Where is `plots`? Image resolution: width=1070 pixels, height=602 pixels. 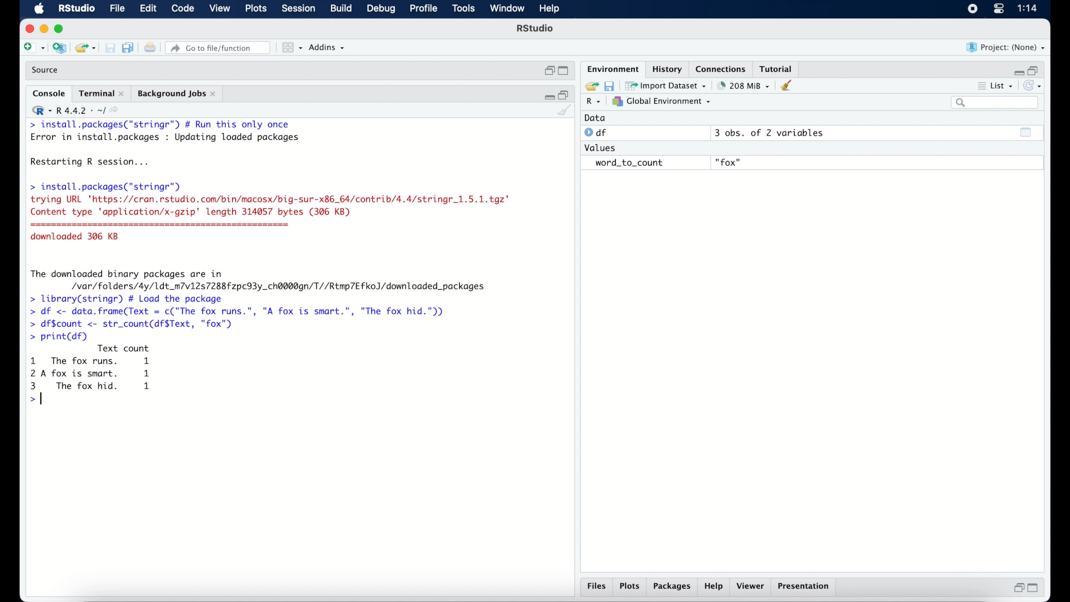
plots is located at coordinates (630, 587).